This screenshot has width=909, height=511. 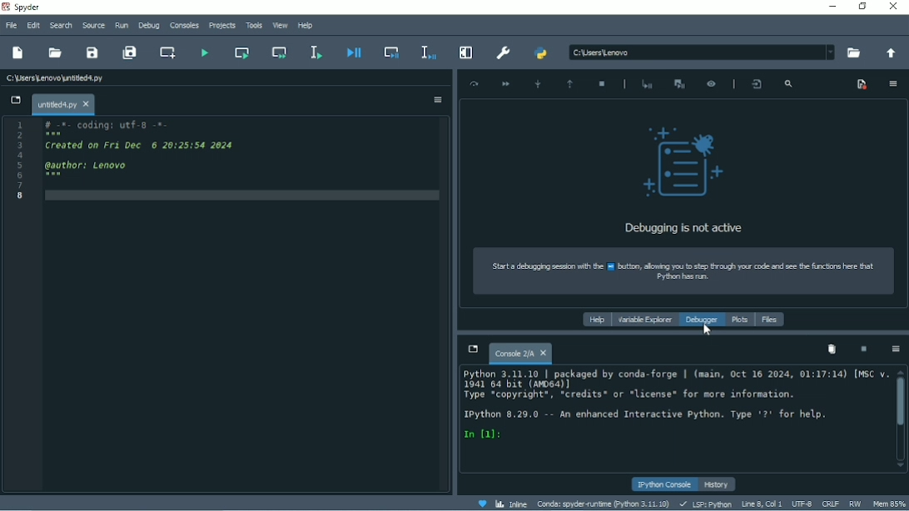 I want to click on Help, so click(x=597, y=320).